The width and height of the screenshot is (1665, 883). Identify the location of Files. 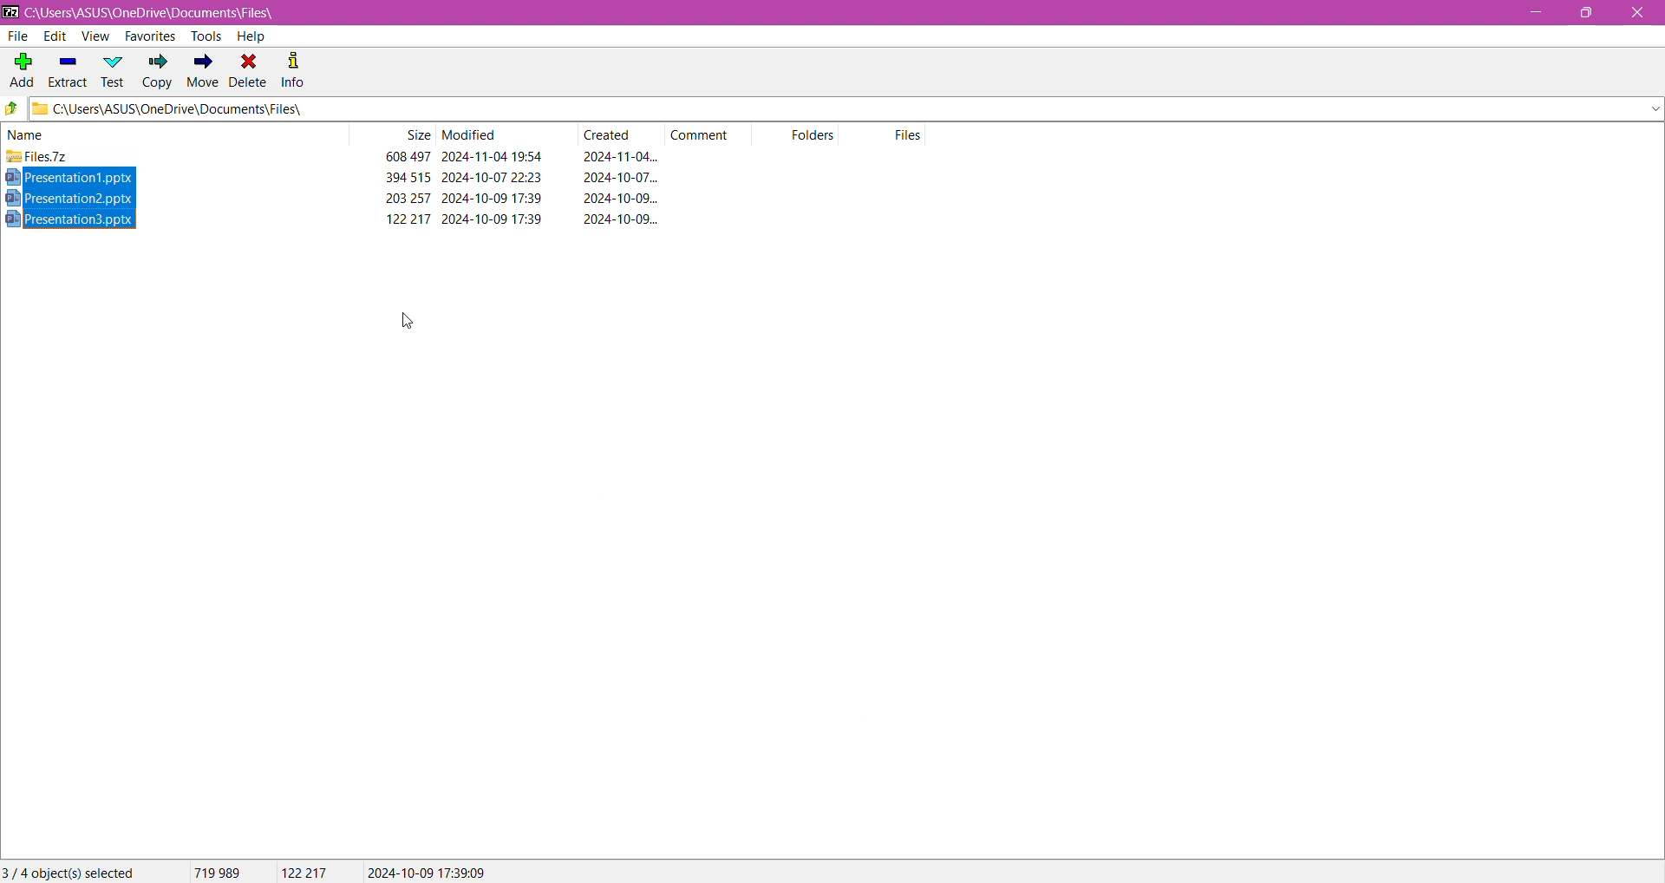
(911, 134).